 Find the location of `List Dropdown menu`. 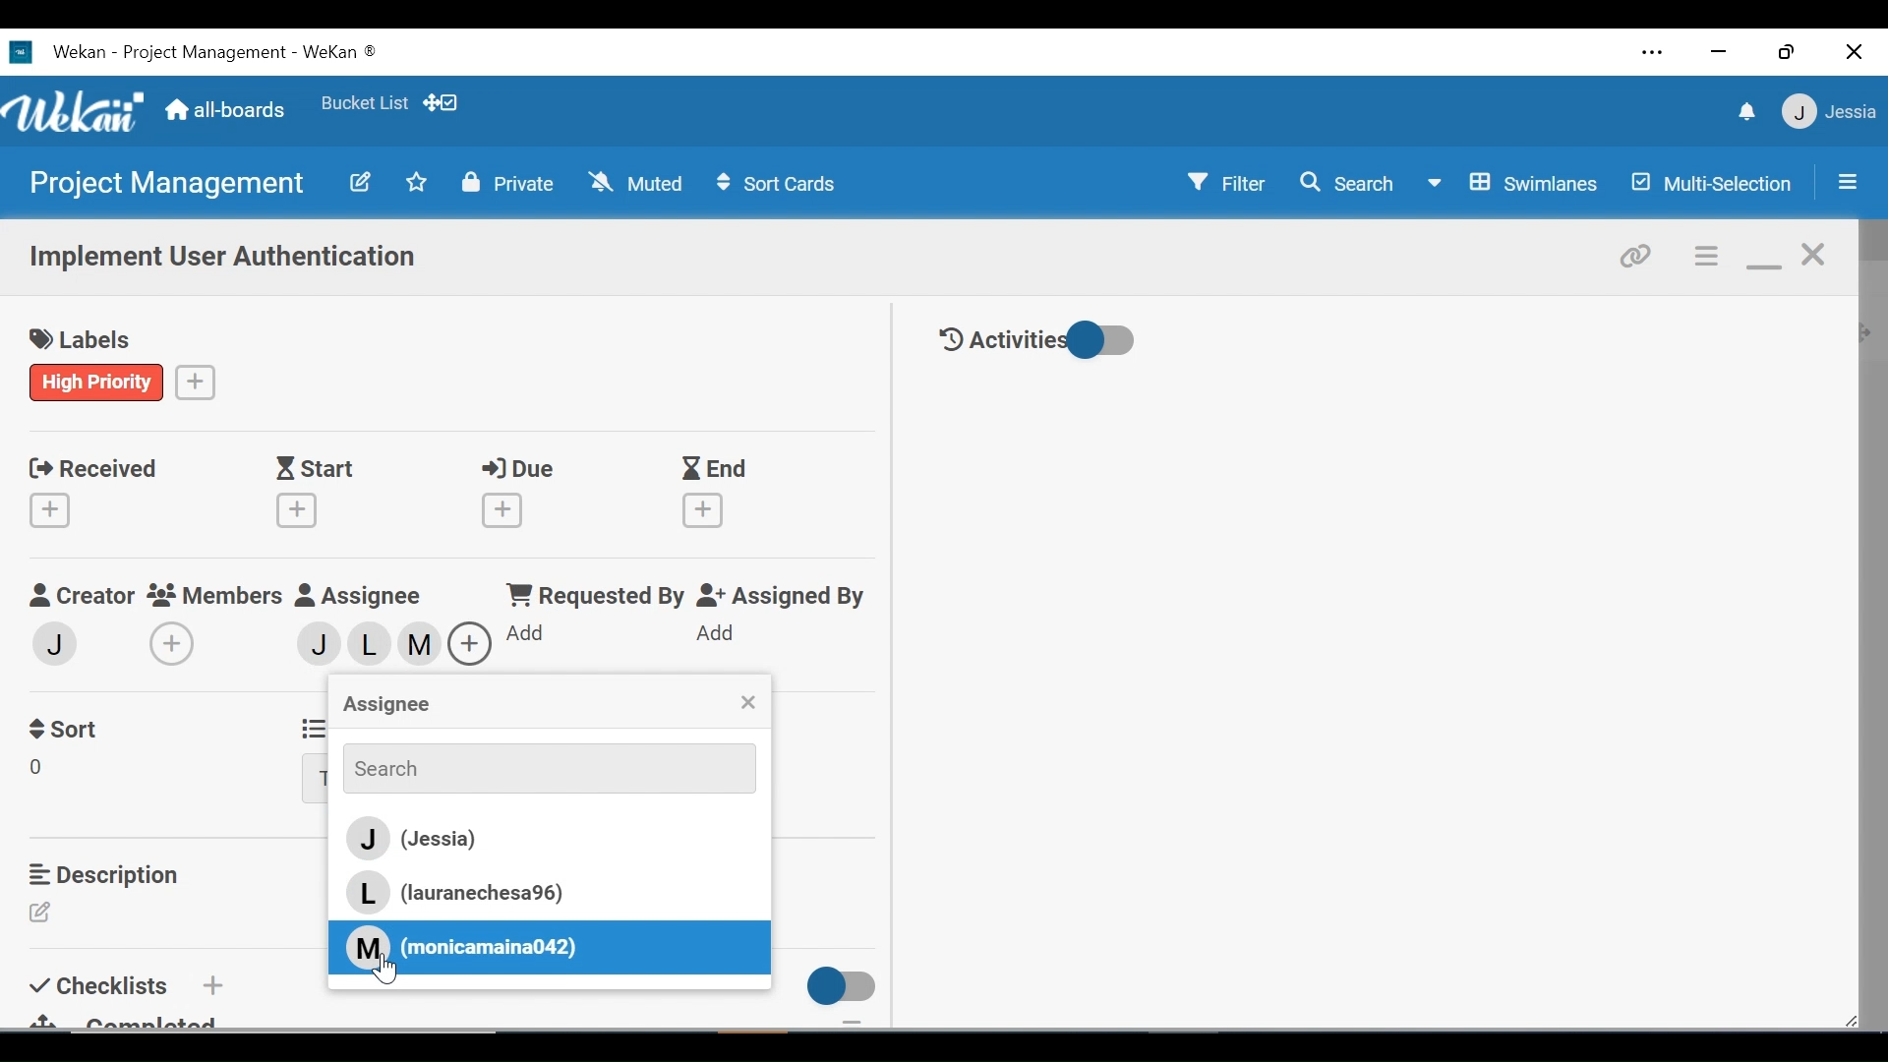

List Dropdown menu is located at coordinates (315, 780).